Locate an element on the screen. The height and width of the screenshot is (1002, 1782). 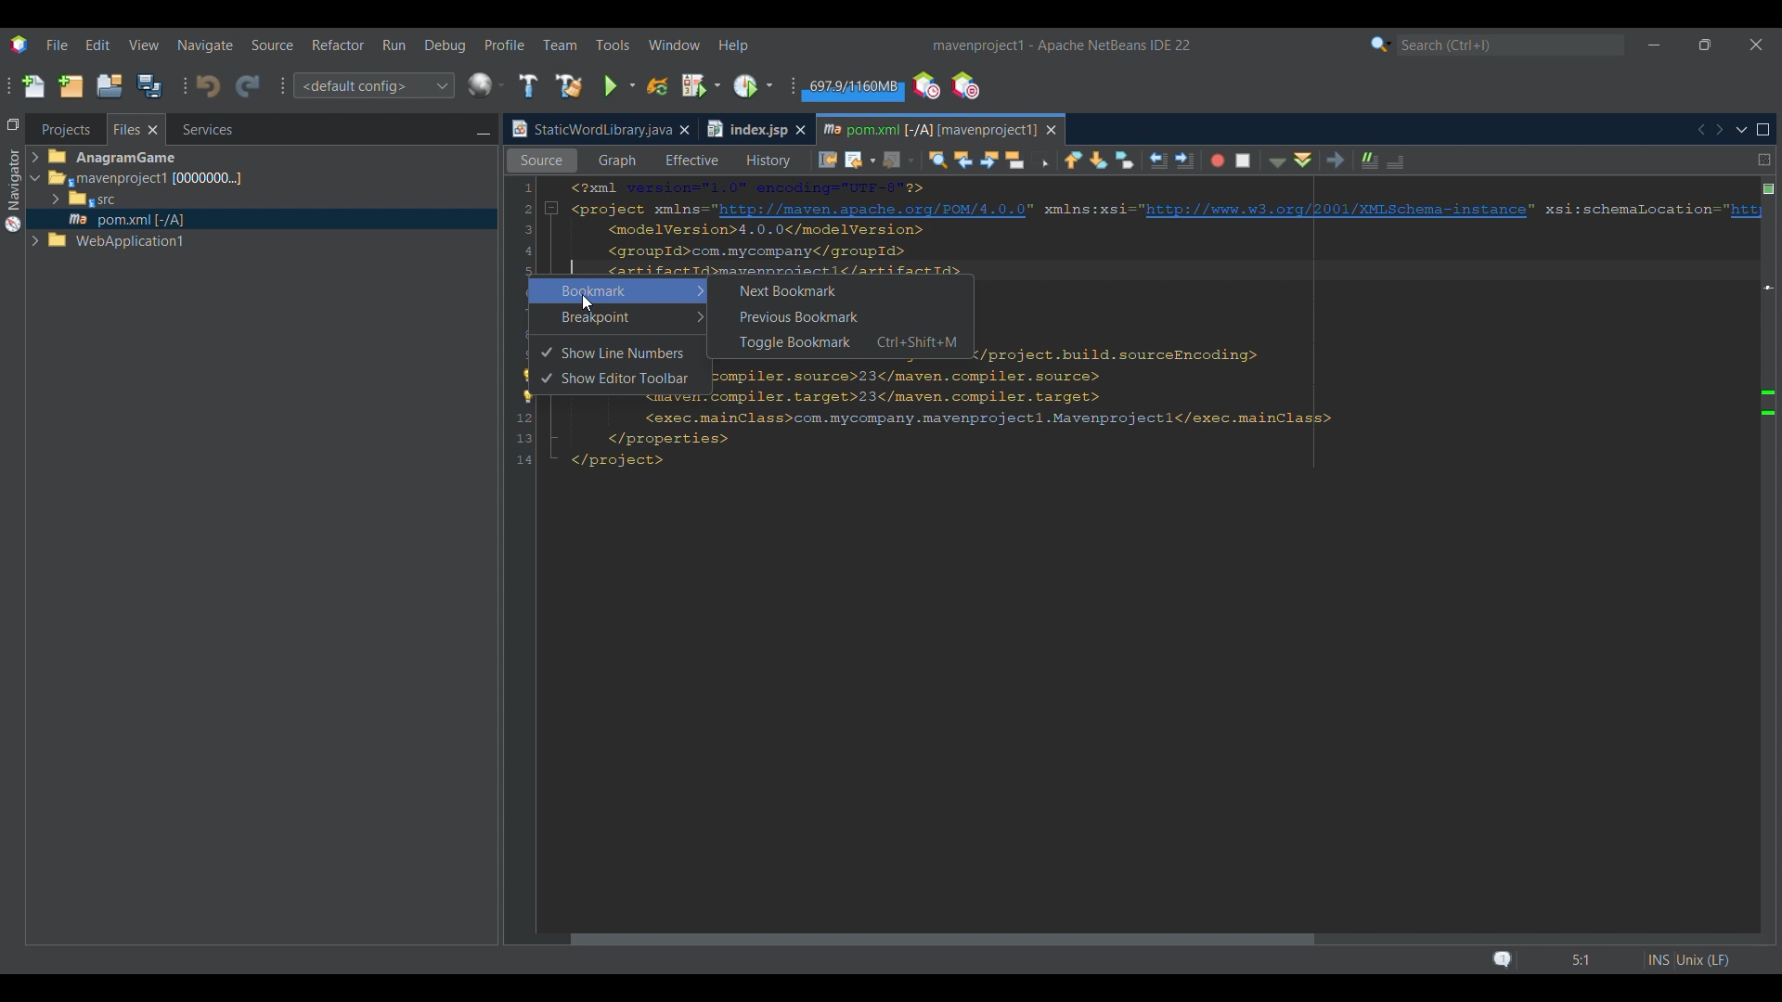
Profile the IDE is located at coordinates (927, 86).